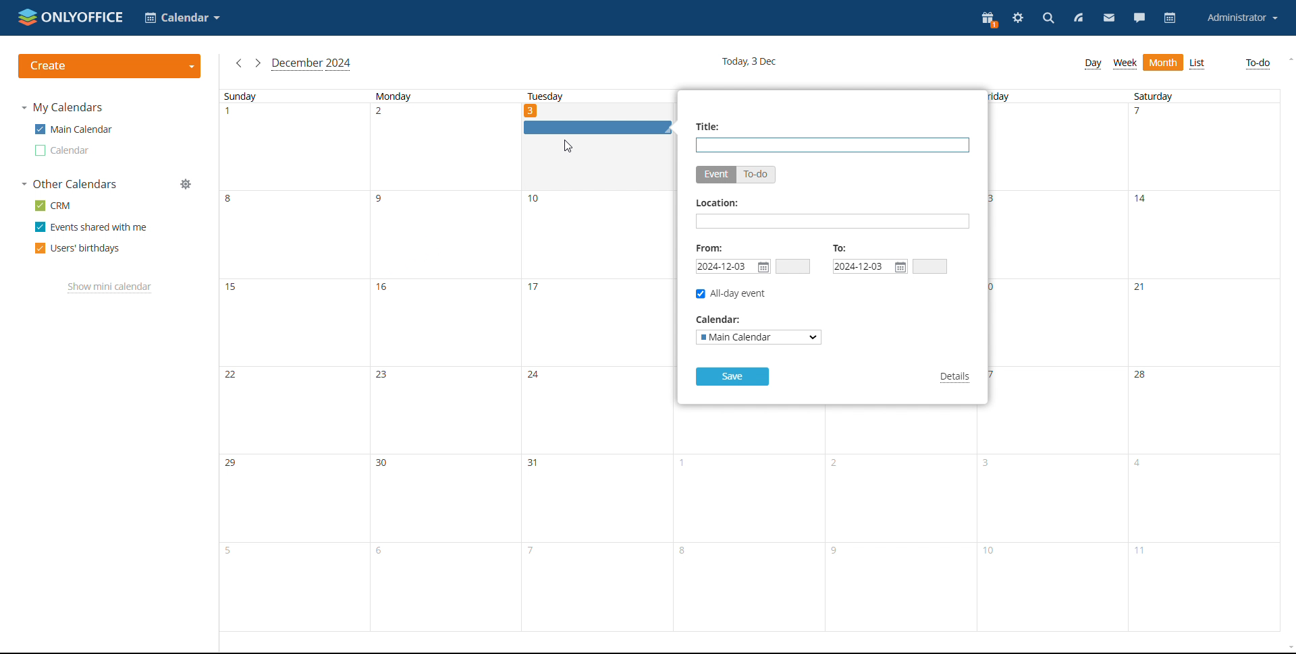  I want to click on current date, so click(748, 60).